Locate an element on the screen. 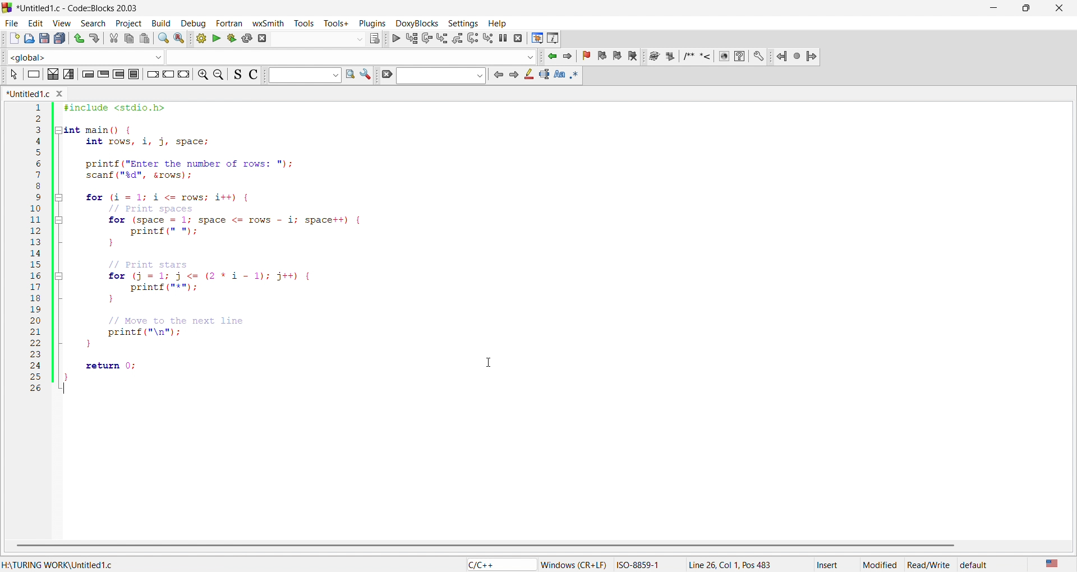 This screenshot has width=1077, height=572. icon is located at coordinates (544, 75).